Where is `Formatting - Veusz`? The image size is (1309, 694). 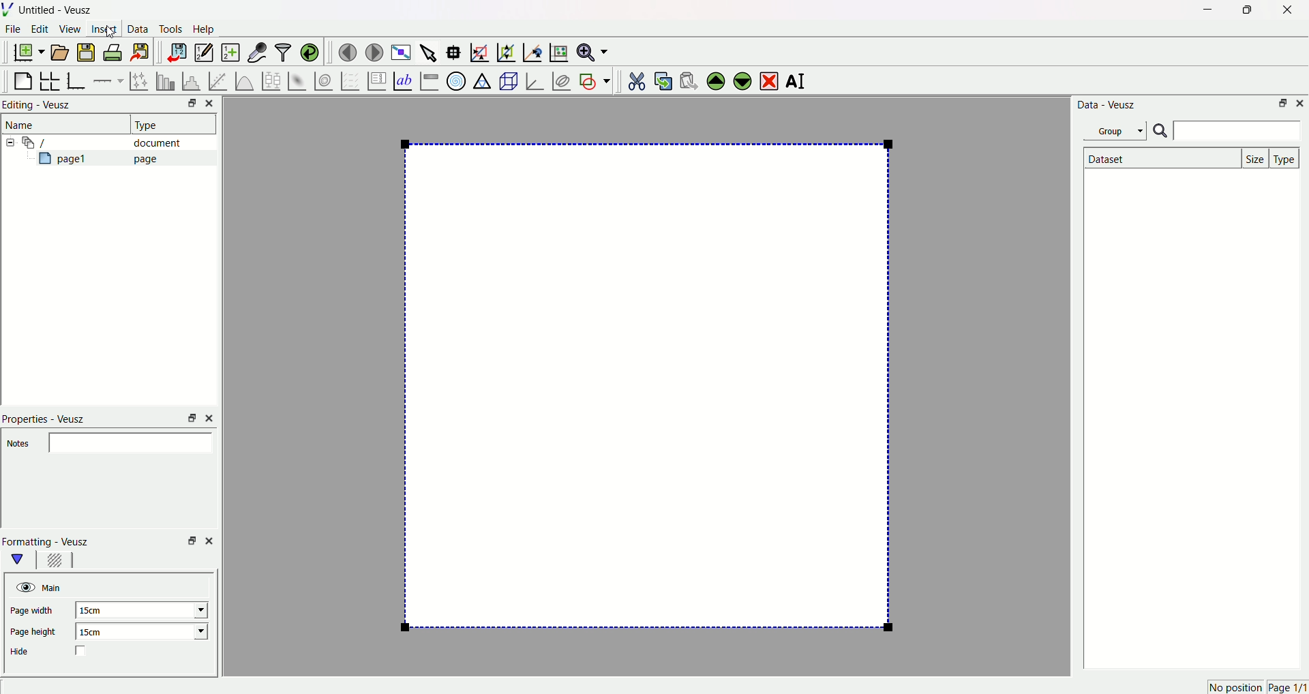 Formatting - Veusz is located at coordinates (52, 541).